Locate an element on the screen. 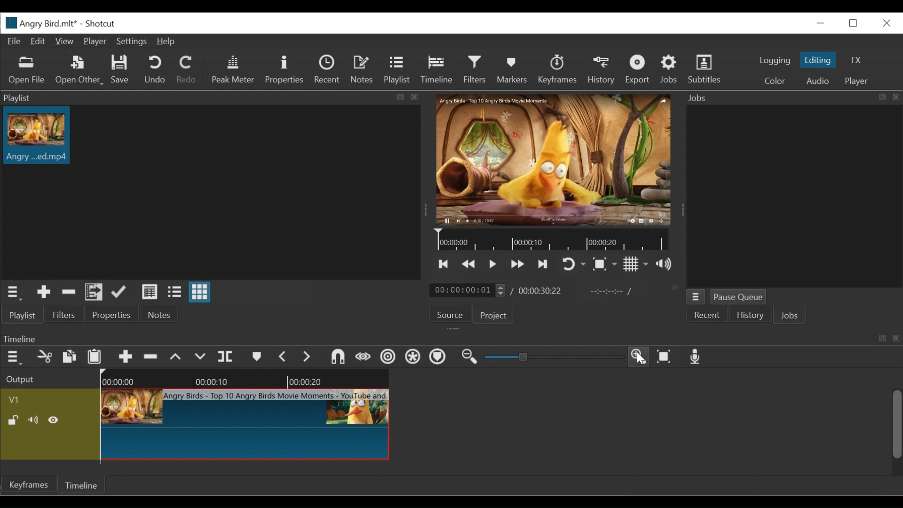 This screenshot has width=903, height=508. File is located at coordinates (13, 42).